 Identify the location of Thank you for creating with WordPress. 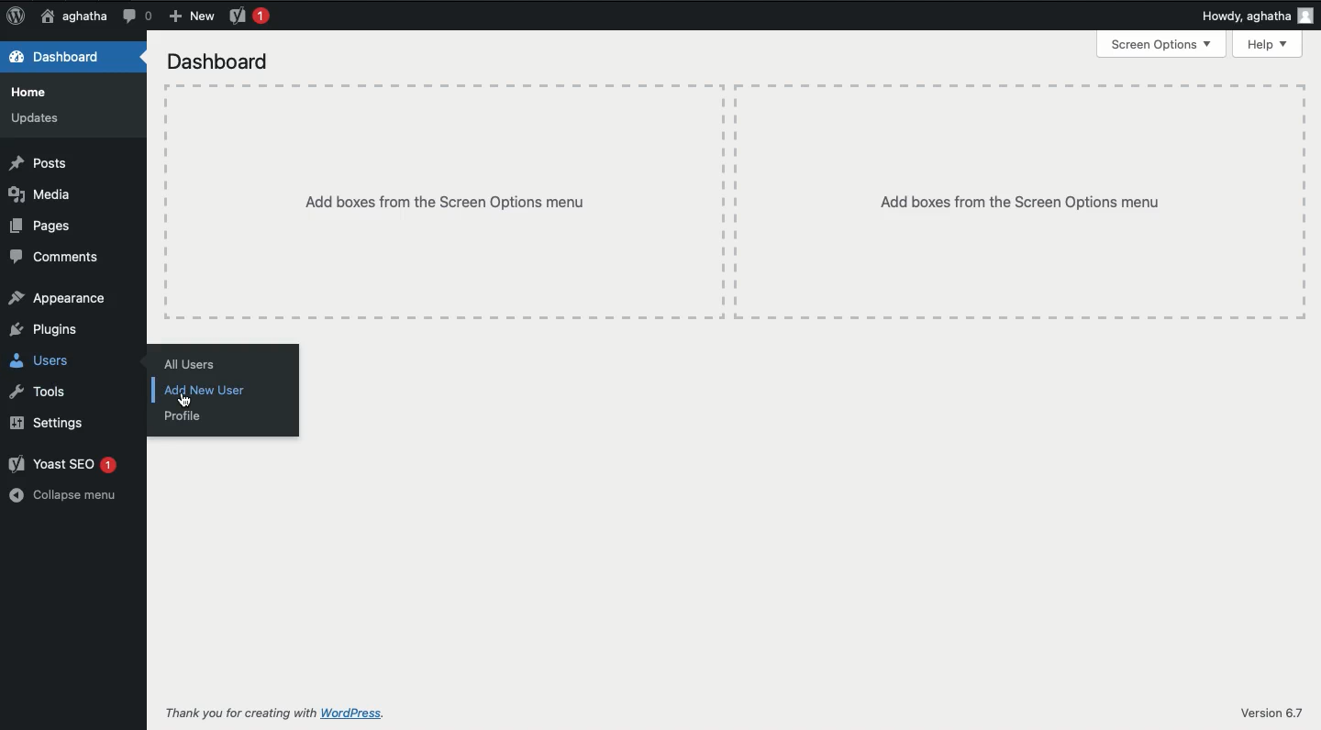
(283, 712).